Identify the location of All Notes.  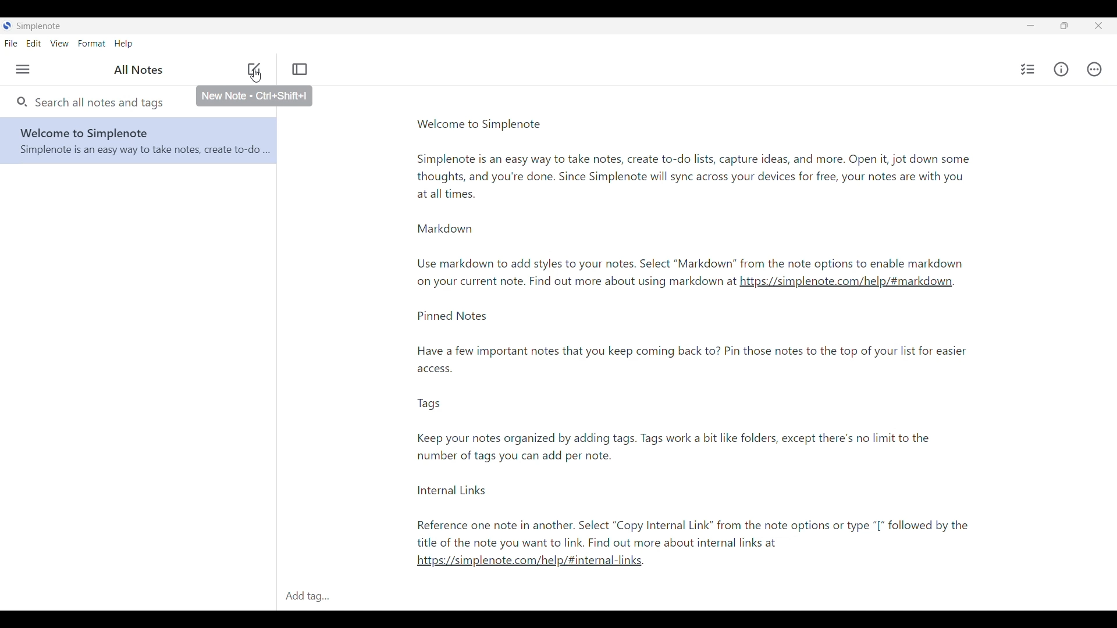
(136, 70).